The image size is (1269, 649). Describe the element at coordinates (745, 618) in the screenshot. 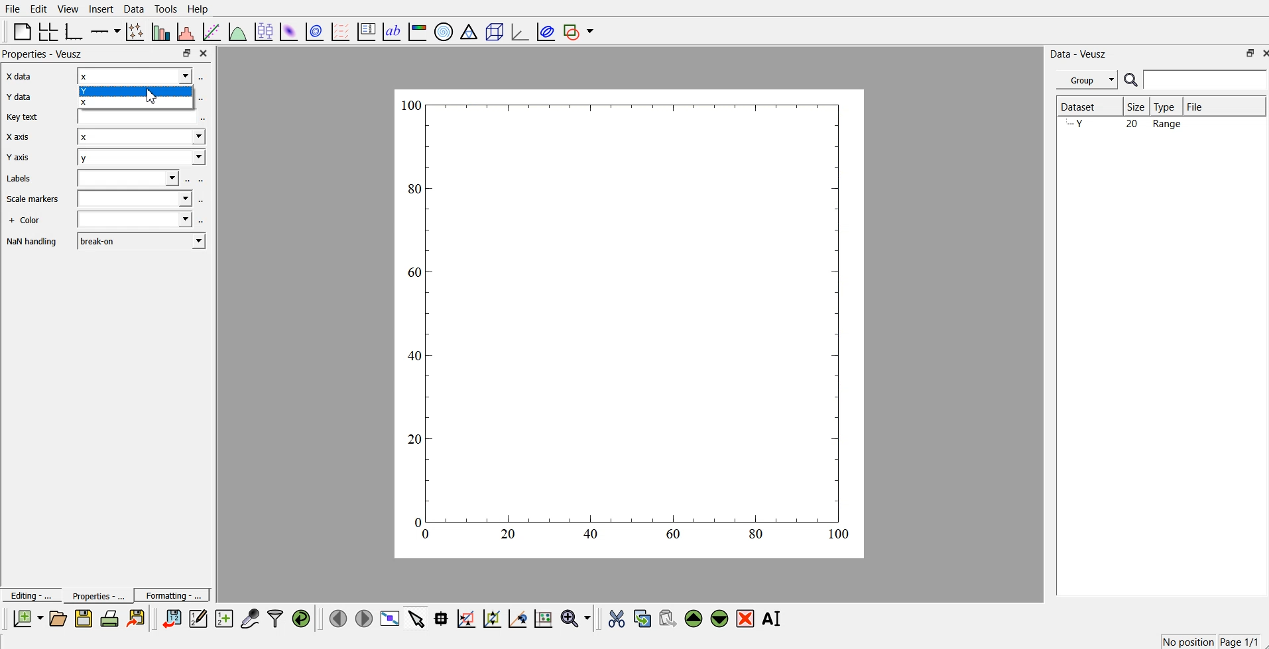

I see `remove widget` at that location.